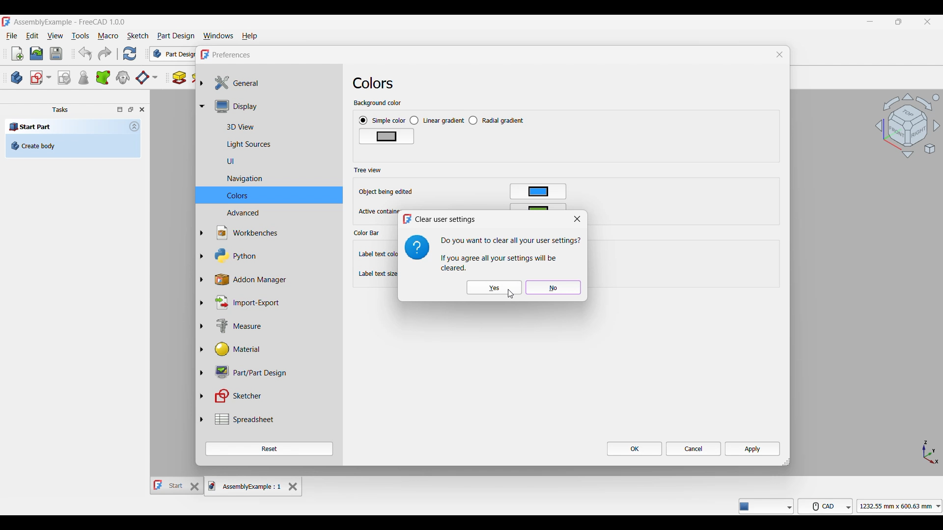  Describe the element at coordinates (578, 219) in the screenshot. I see `Close` at that location.